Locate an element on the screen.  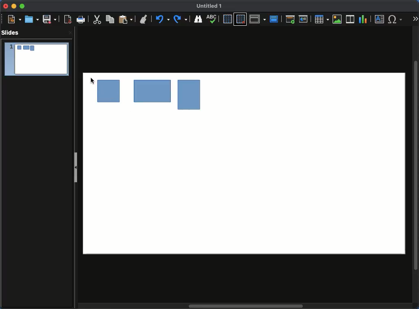
Redo is located at coordinates (181, 19).